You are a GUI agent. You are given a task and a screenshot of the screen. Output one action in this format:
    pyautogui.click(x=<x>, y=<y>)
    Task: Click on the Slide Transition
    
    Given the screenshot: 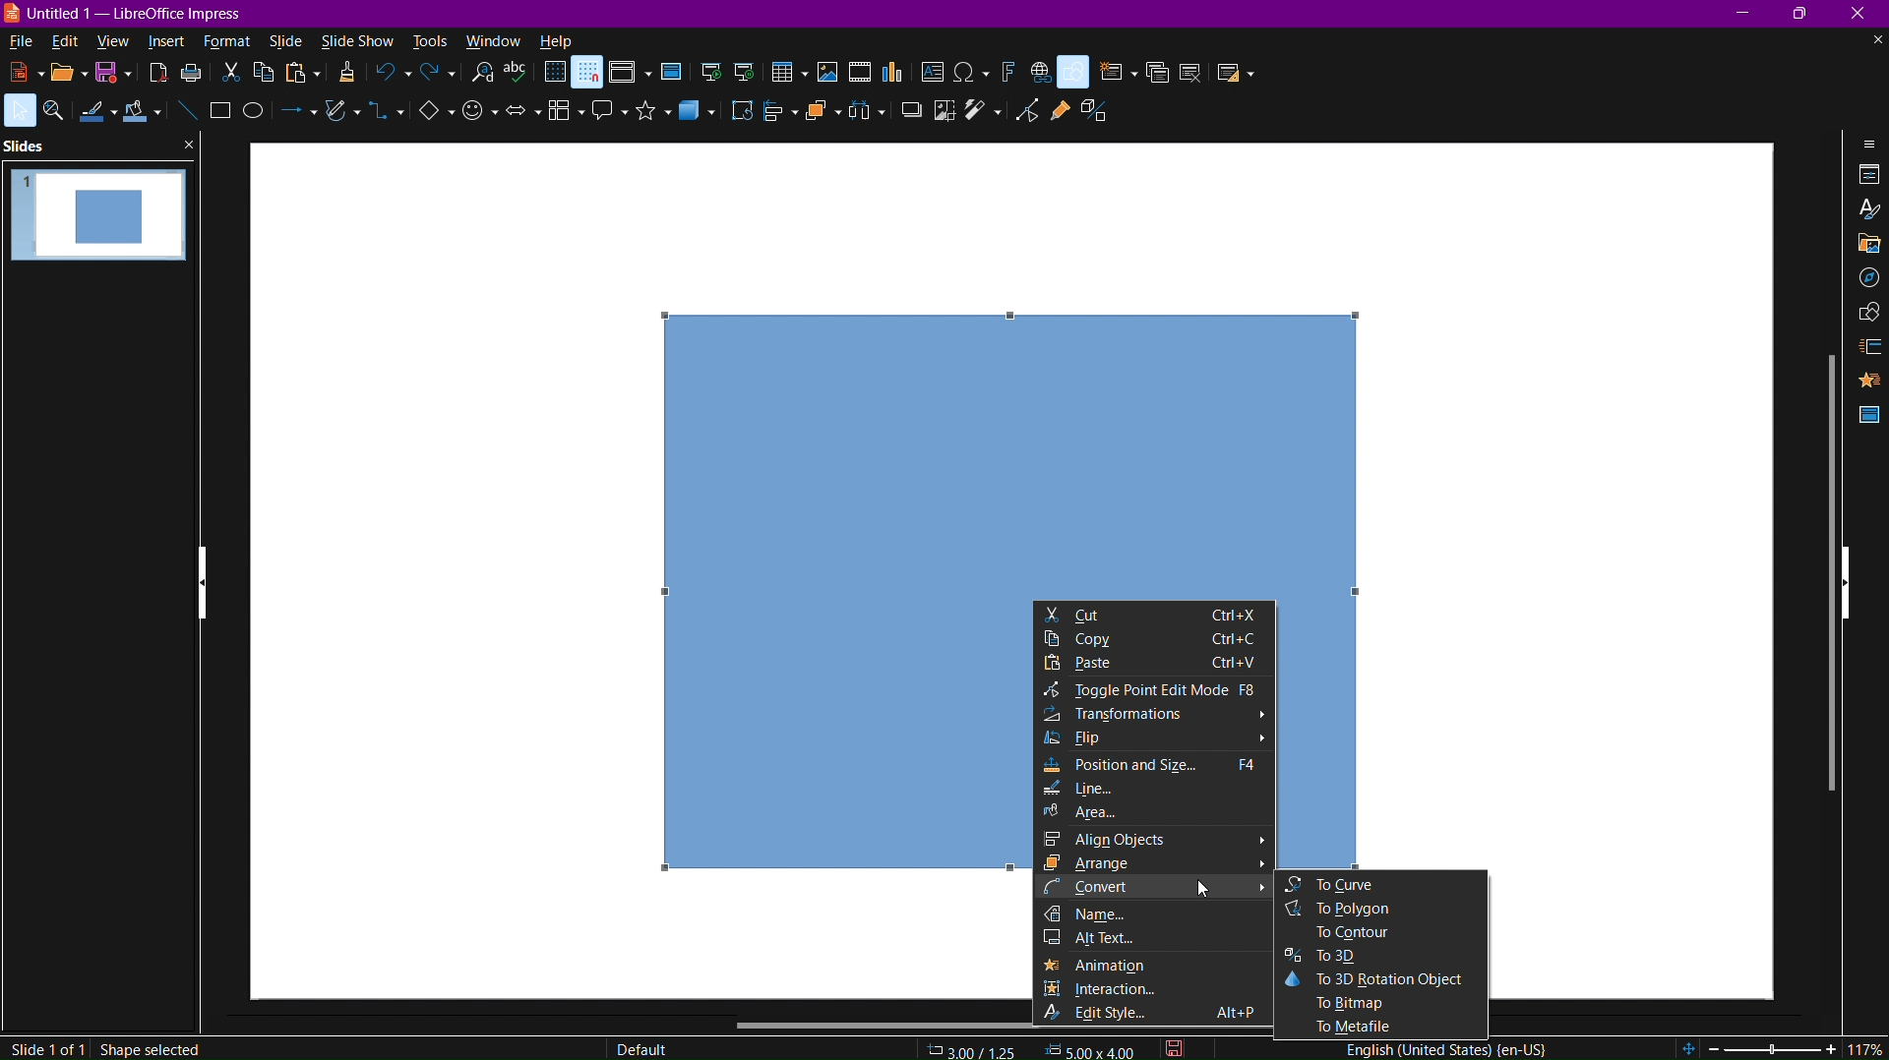 What is the action you would take?
    pyautogui.click(x=1867, y=346)
    